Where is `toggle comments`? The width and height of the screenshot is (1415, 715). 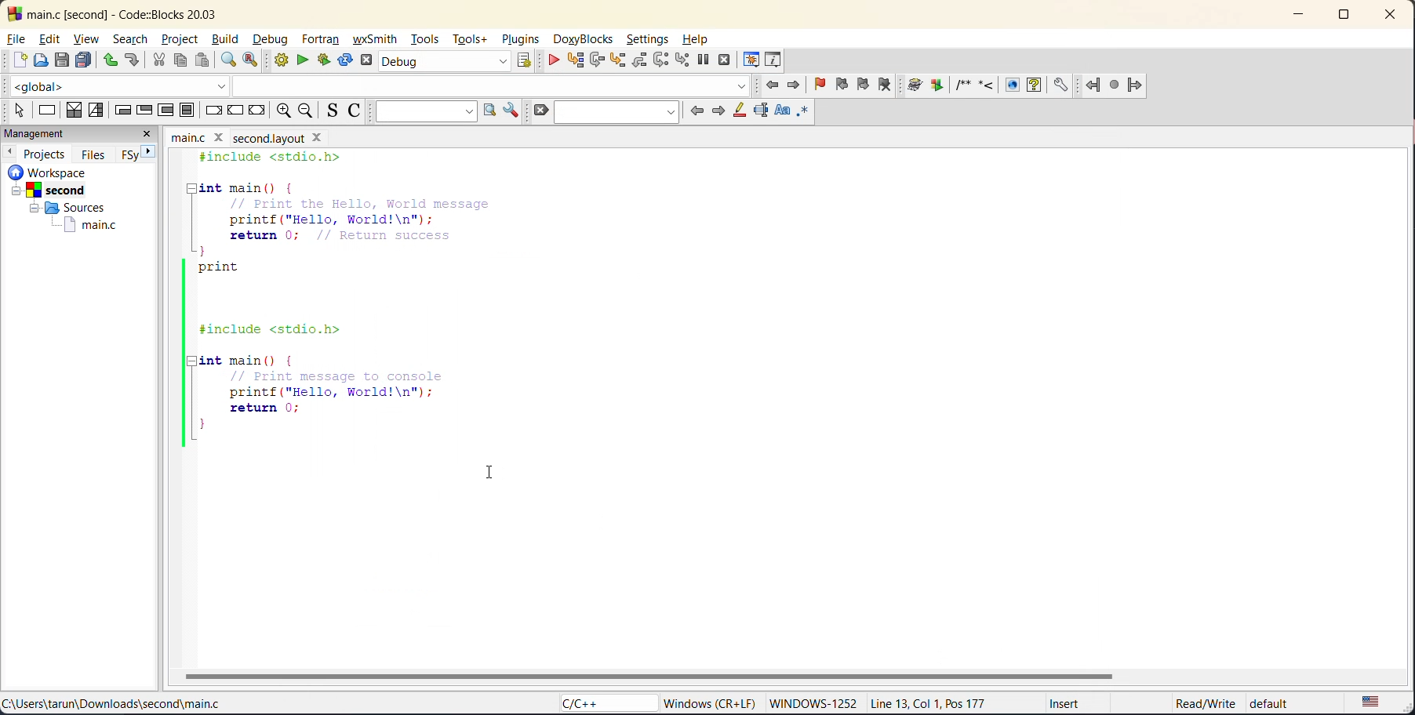
toggle comments is located at coordinates (359, 111).